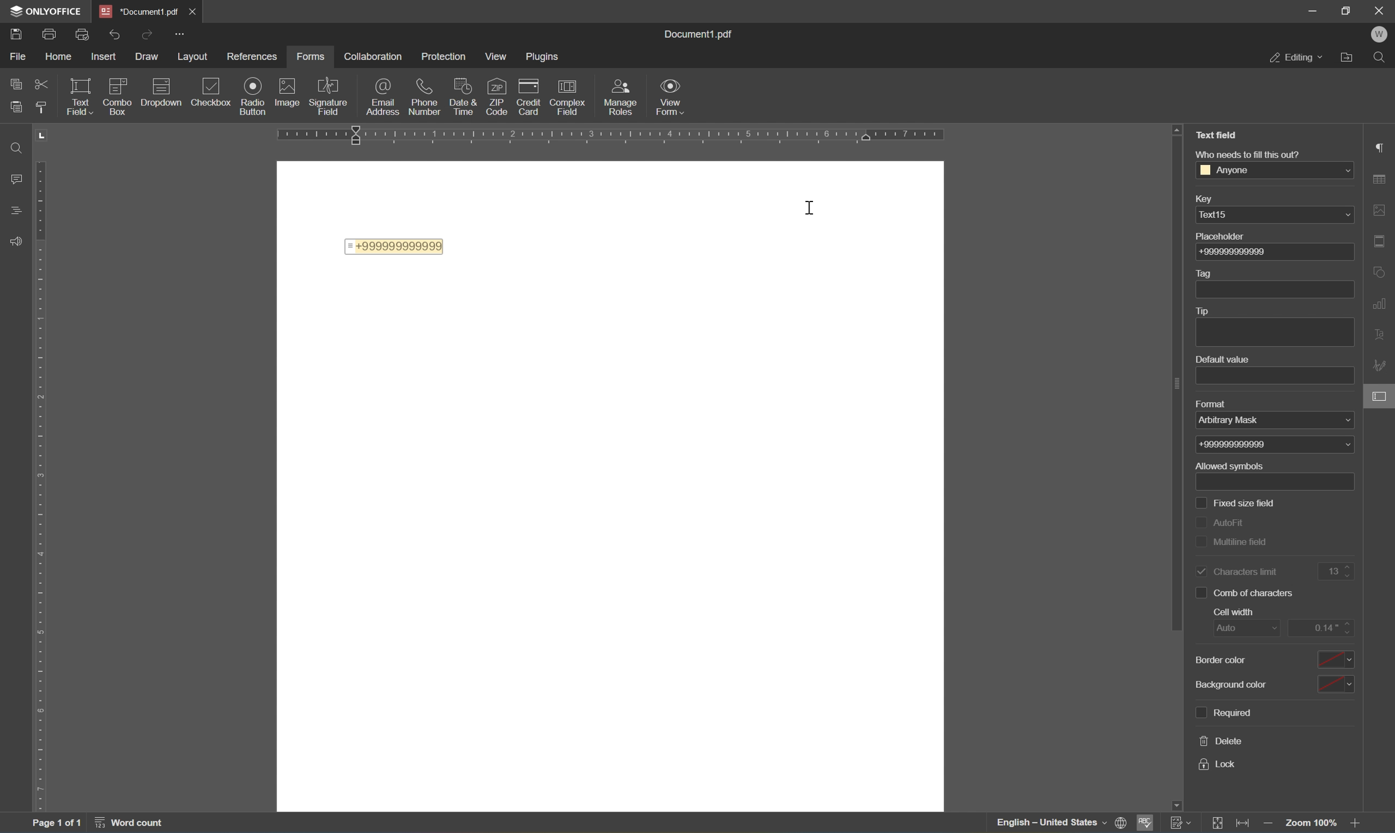 The image size is (1395, 833). Describe the element at coordinates (148, 34) in the screenshot. I see `redo` at that location.